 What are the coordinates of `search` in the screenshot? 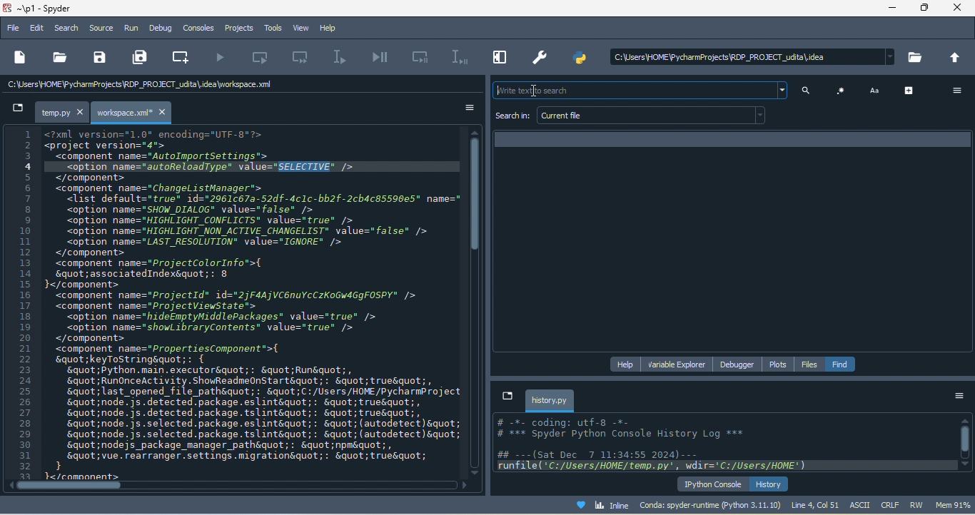 It's located at (809, 91).